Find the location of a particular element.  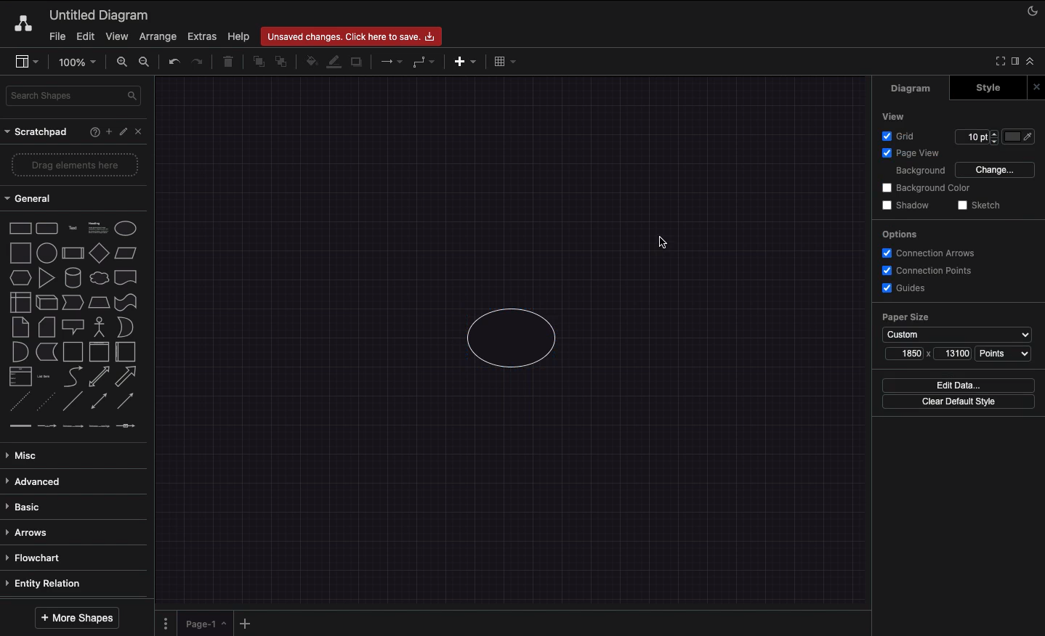

Table is located at coordinates (503, 60).